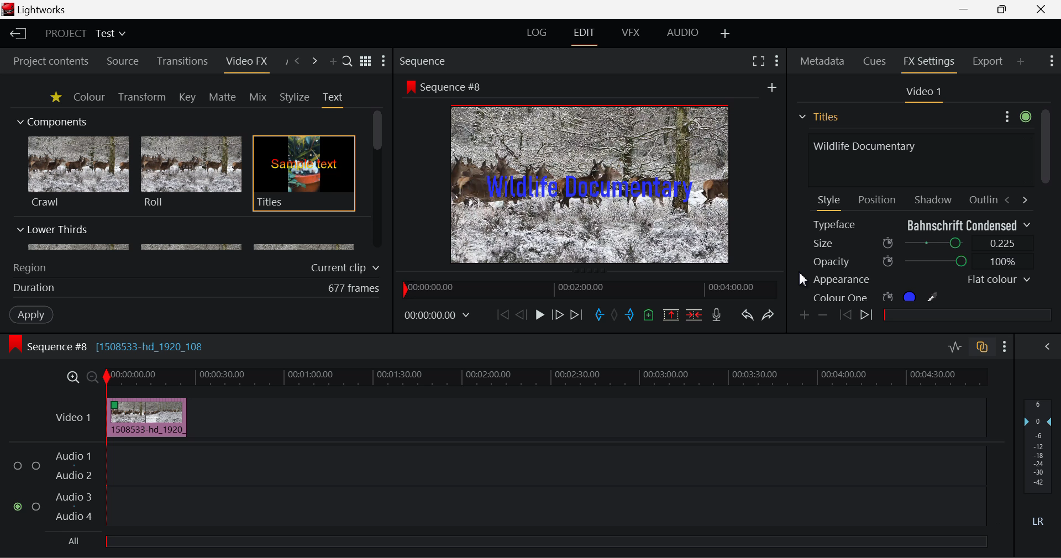 This screenshot has width=1061, height=558. Describe the element at coordinates (73, 380) in the screenshot. I see `Zoom In Timeline` at that location.